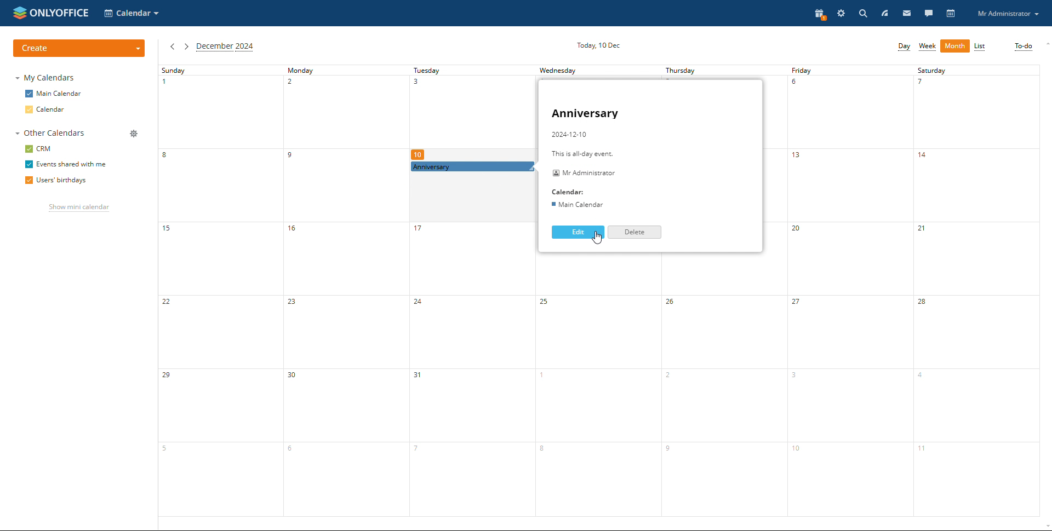 Image resolution: width=1052 pixels, height=531 pixels. What do you see at coordinates (576, 205) in the screenshot?
I see `main calender` at bounding box center [576, 205].